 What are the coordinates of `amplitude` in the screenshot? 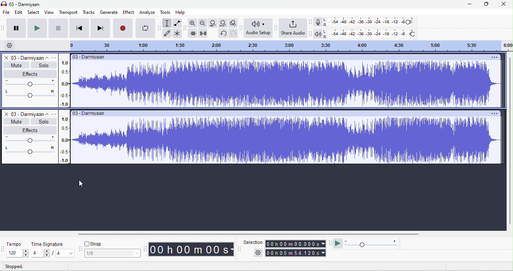 It's located at (65, 111).